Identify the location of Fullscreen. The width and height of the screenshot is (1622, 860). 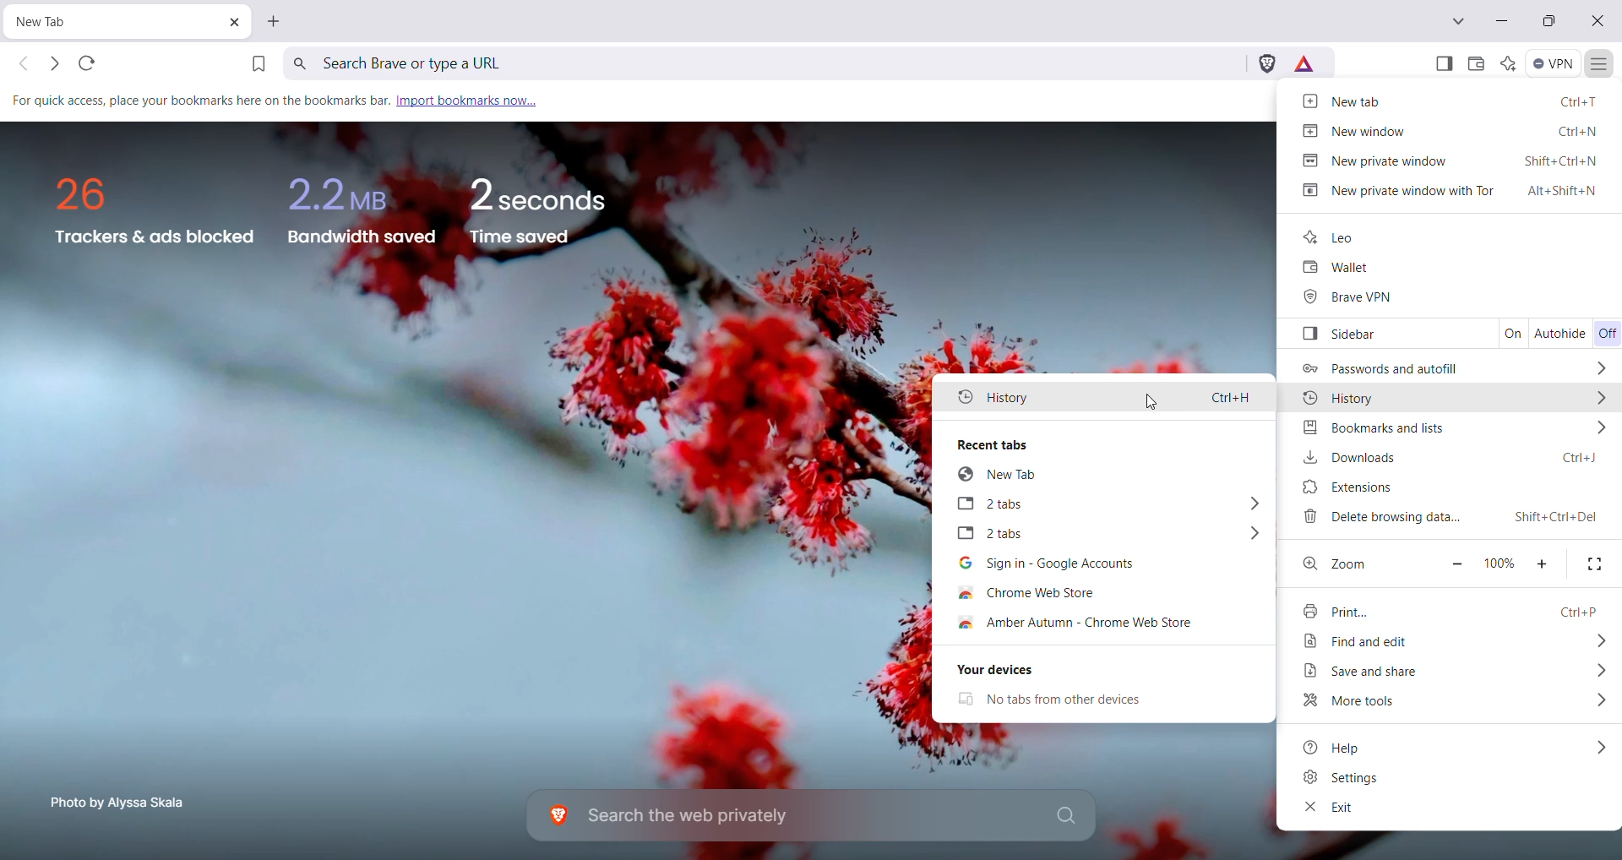
(1595, 563).